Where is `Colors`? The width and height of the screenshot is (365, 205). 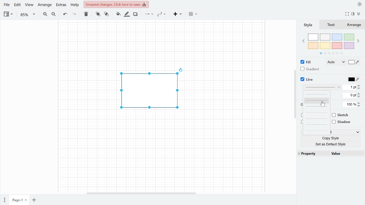
Colors is located at coordinates (332, 44).